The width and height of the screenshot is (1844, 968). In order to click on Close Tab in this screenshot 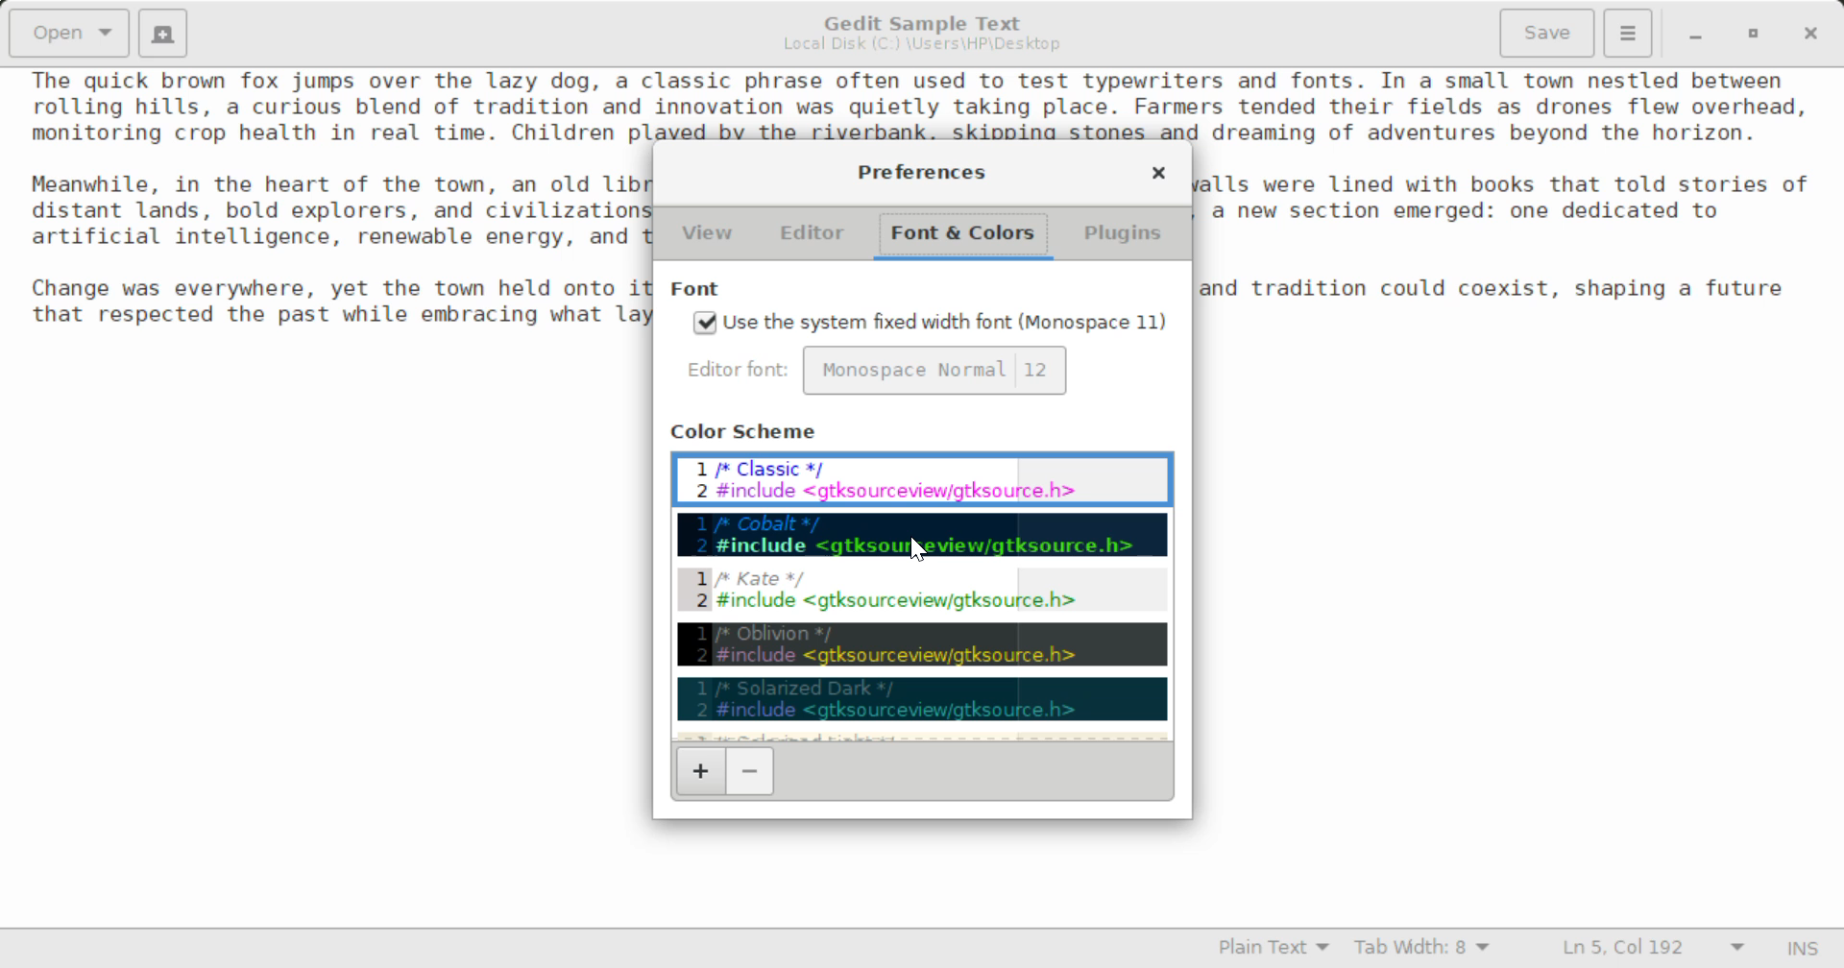, I will do `click(1159, 174)`.